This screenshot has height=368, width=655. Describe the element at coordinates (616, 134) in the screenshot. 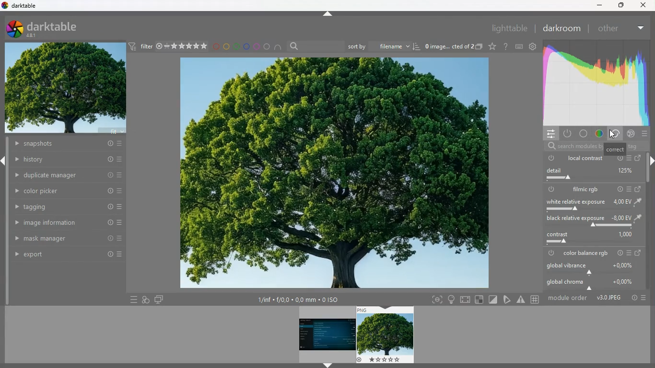

I see `correc` at that location.